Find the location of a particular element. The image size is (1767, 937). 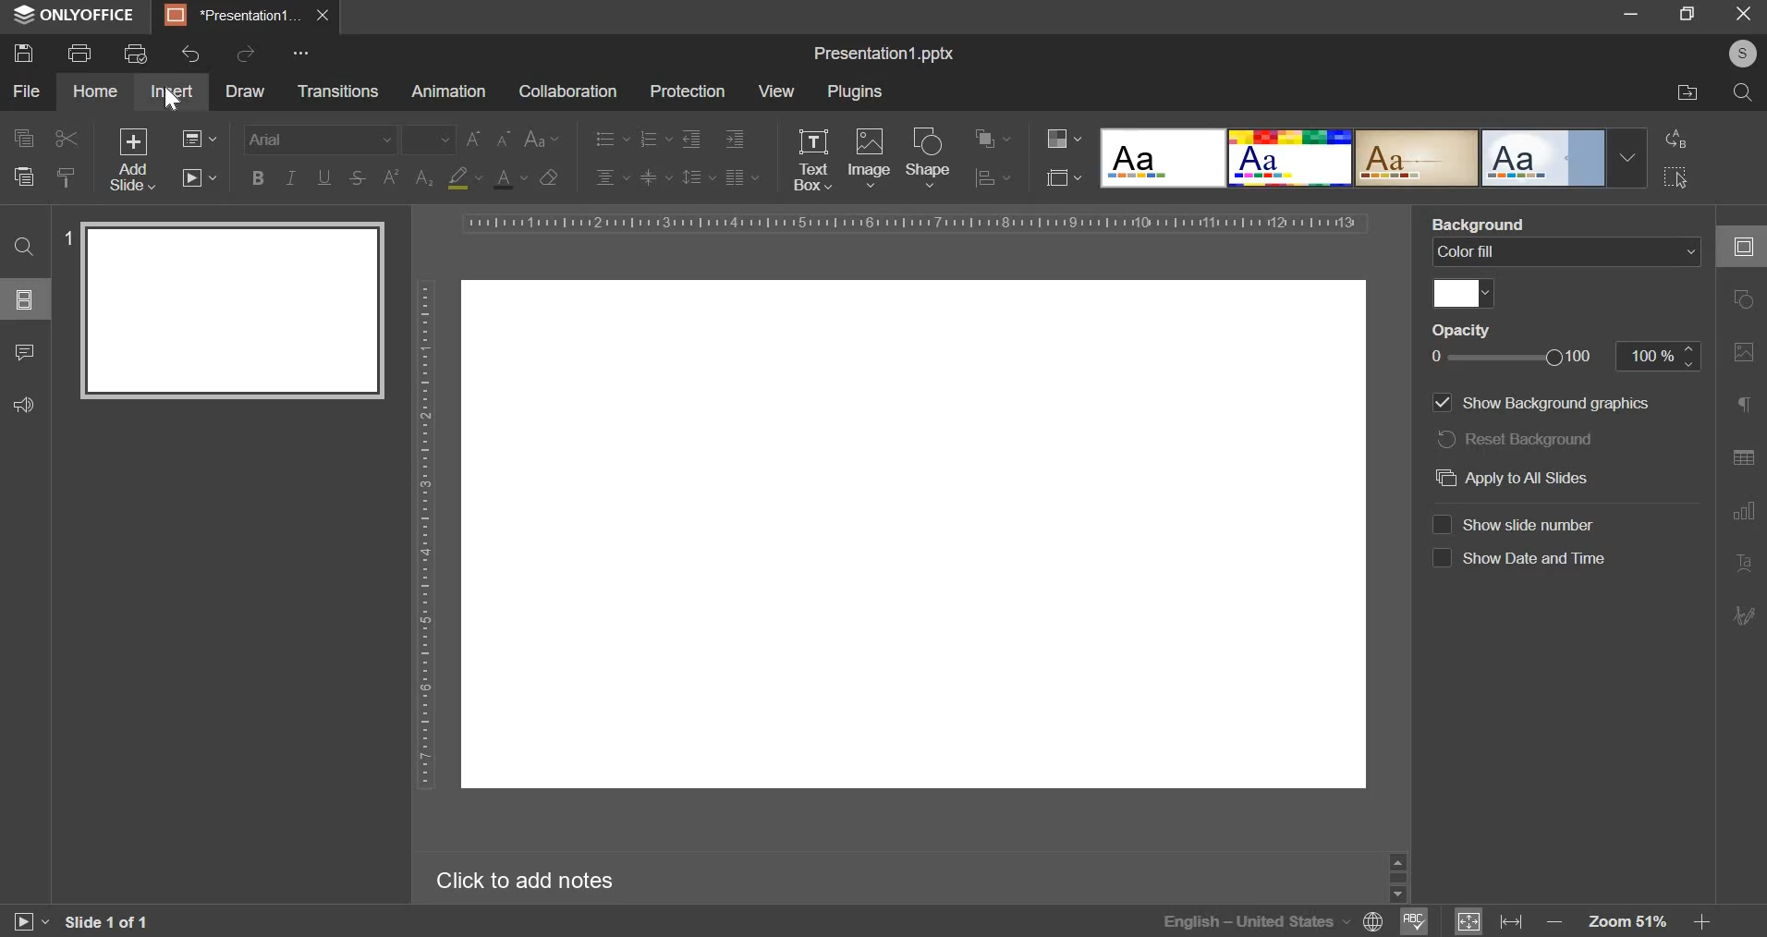

zoom level is located at coordinates (1629, 921).